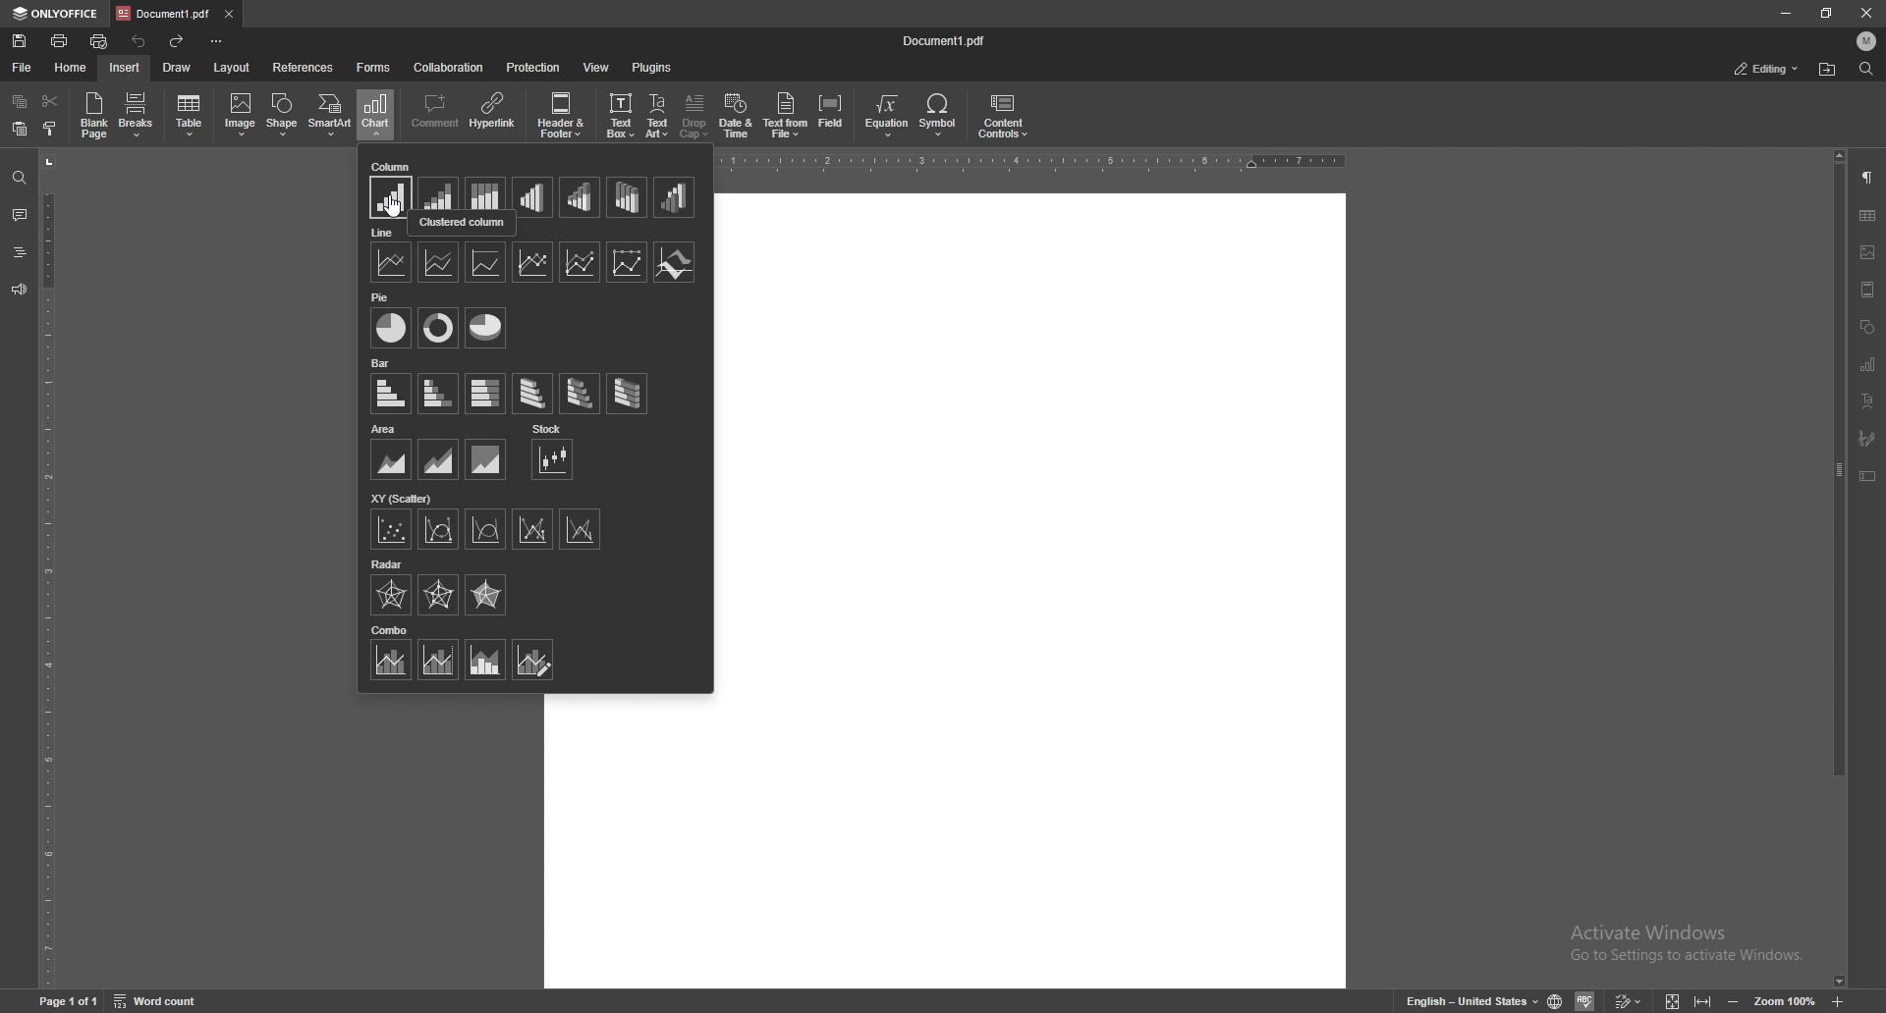  Describe the element at coordinates (532, 261) in the screenshot. I see `line with markers` at that location.